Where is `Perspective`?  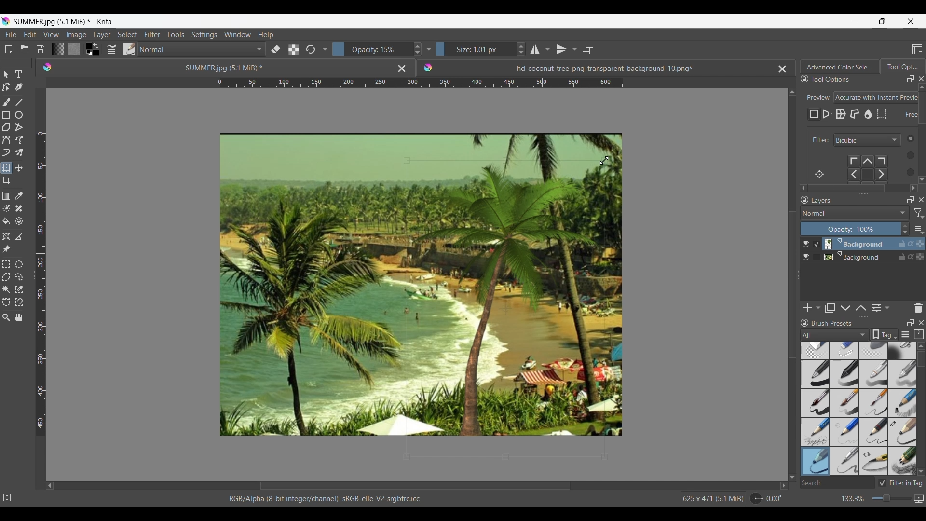 Perspective is located at coordinates (827, 114).